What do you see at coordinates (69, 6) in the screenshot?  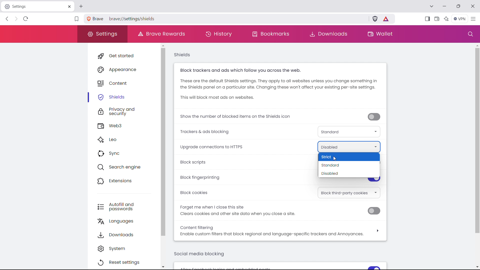 I see `close tab` at bounding box center [69, 6].